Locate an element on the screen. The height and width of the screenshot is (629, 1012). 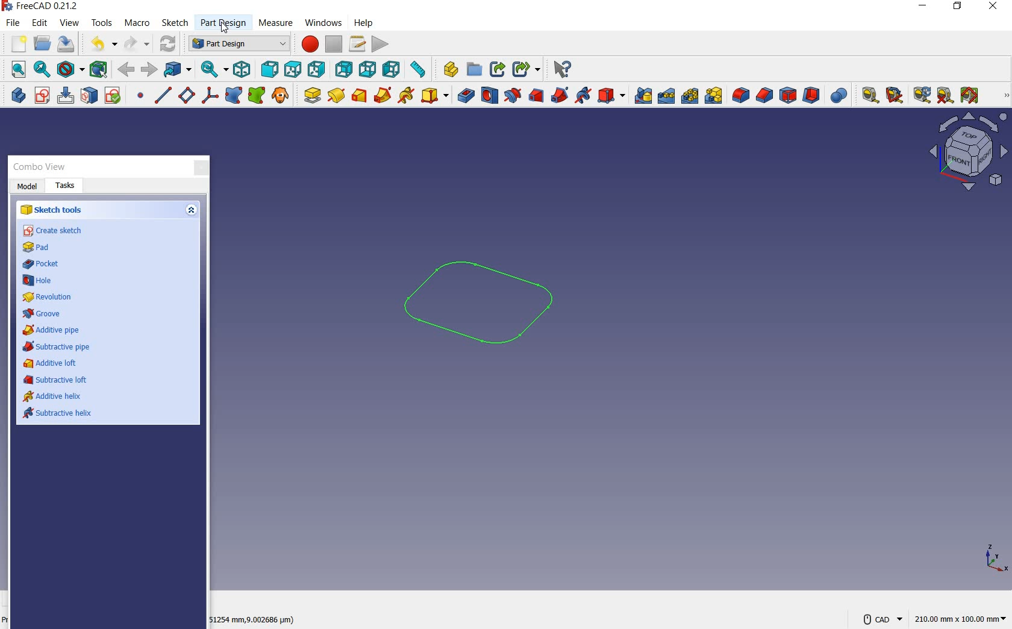
front is located at coordinates (270, 69).